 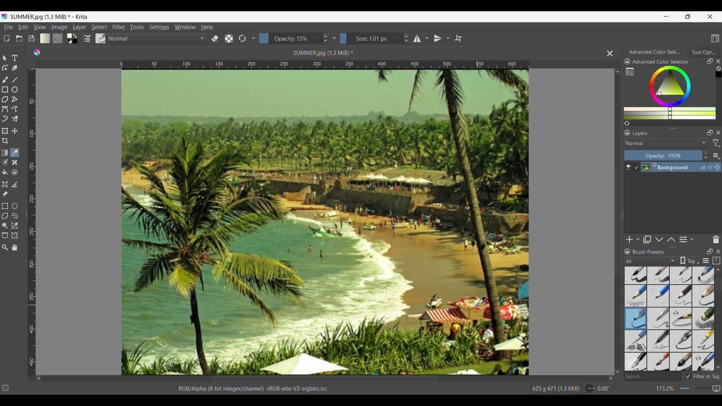 I want to click on RGB/Alpha (8-bit integer/channel) sRGB-elle-V2-srgbtrc.icc, so click(x=256, y=388).